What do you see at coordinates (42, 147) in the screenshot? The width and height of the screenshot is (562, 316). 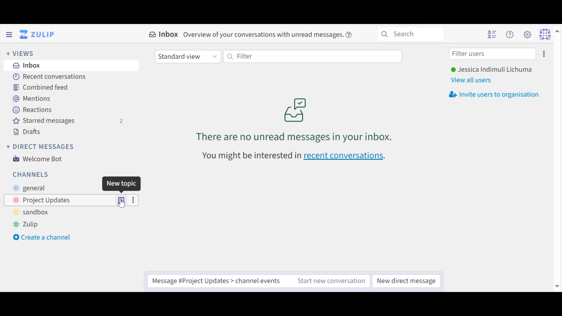 I see `Direct Messages` at bounding box center [42, 147].